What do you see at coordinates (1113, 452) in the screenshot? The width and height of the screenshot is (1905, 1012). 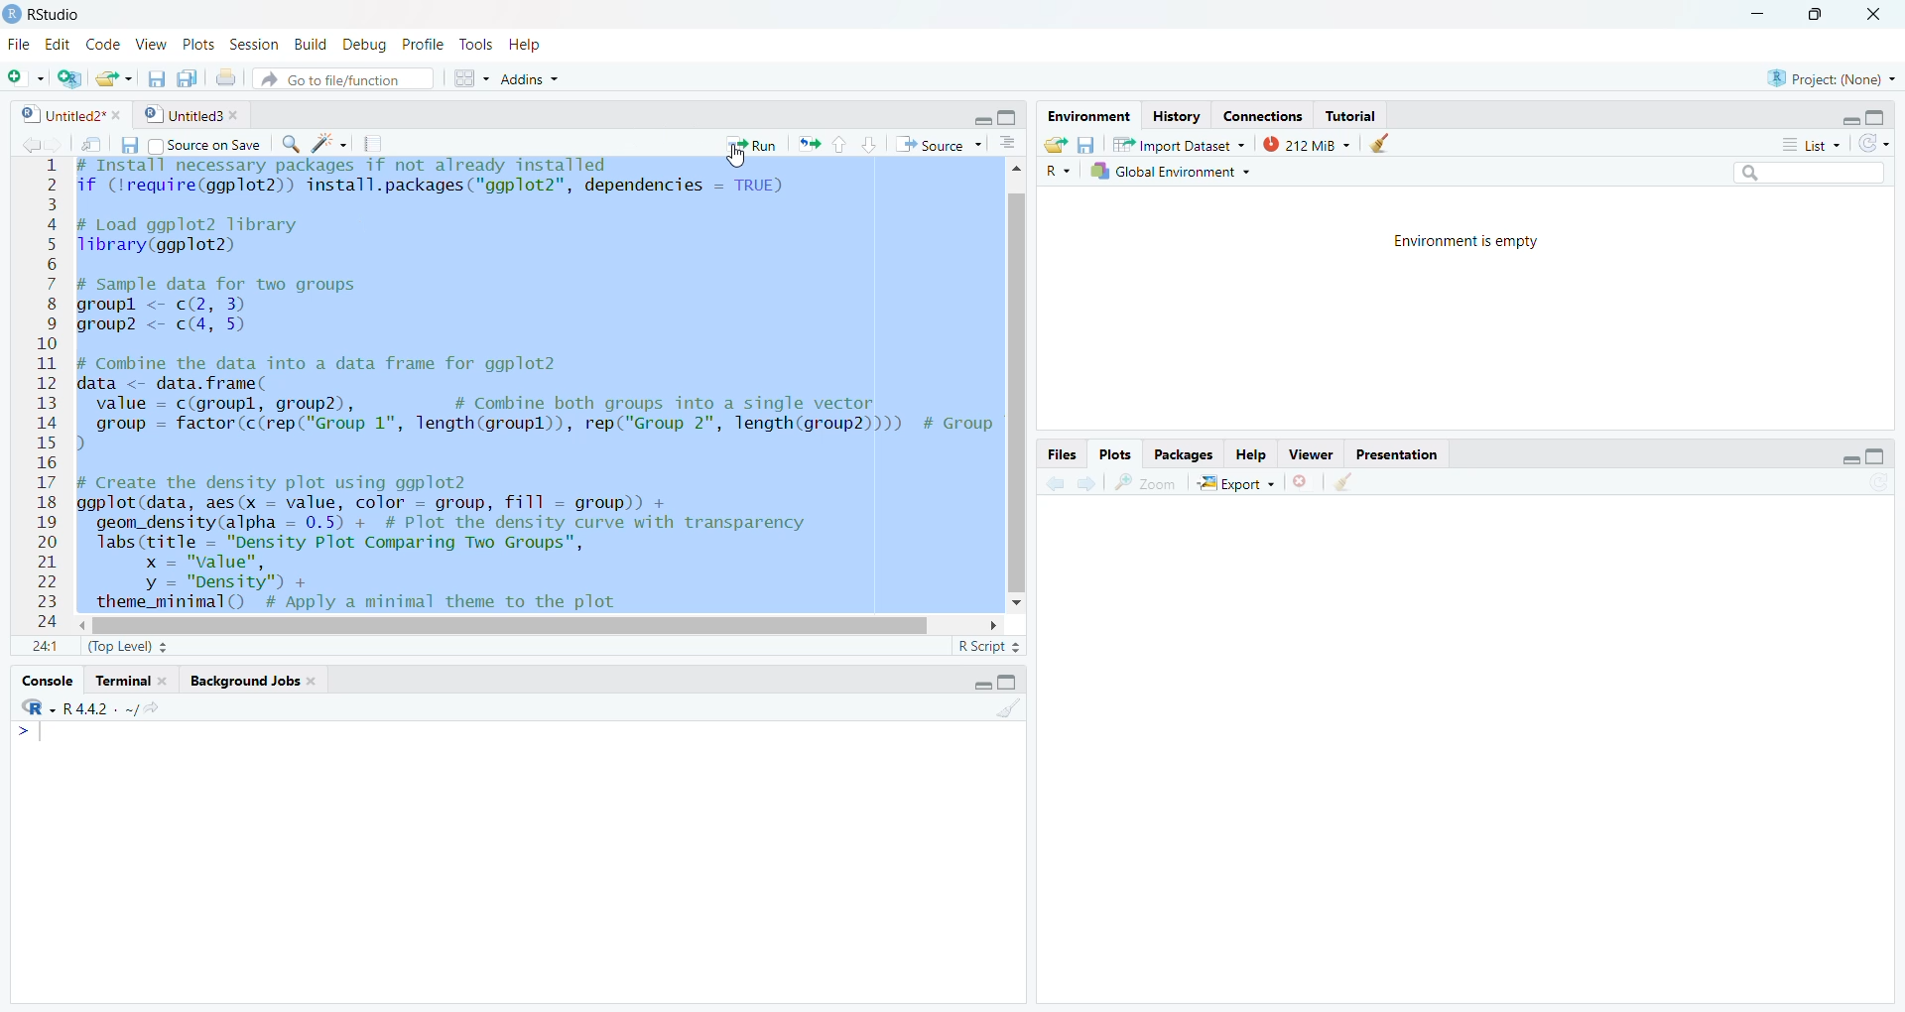 I see `plots` at bounding box center [1113, 452].